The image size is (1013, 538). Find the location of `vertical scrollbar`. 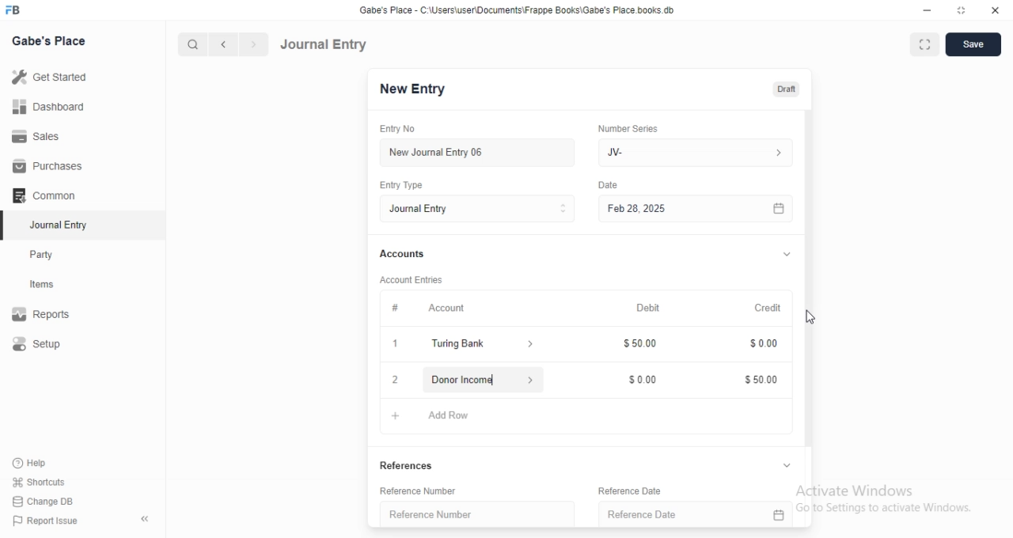

vertical scrollbar is located at coordinates (809, 277).